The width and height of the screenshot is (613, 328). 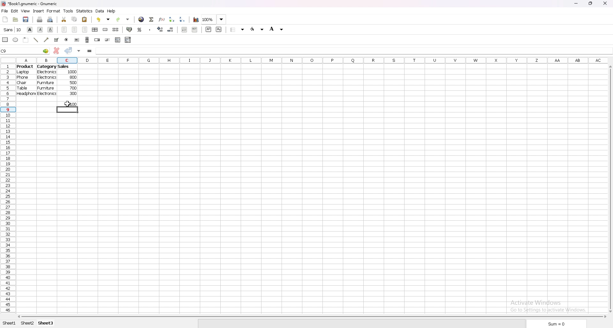 I want to click on background, so click(x=277, y=29).